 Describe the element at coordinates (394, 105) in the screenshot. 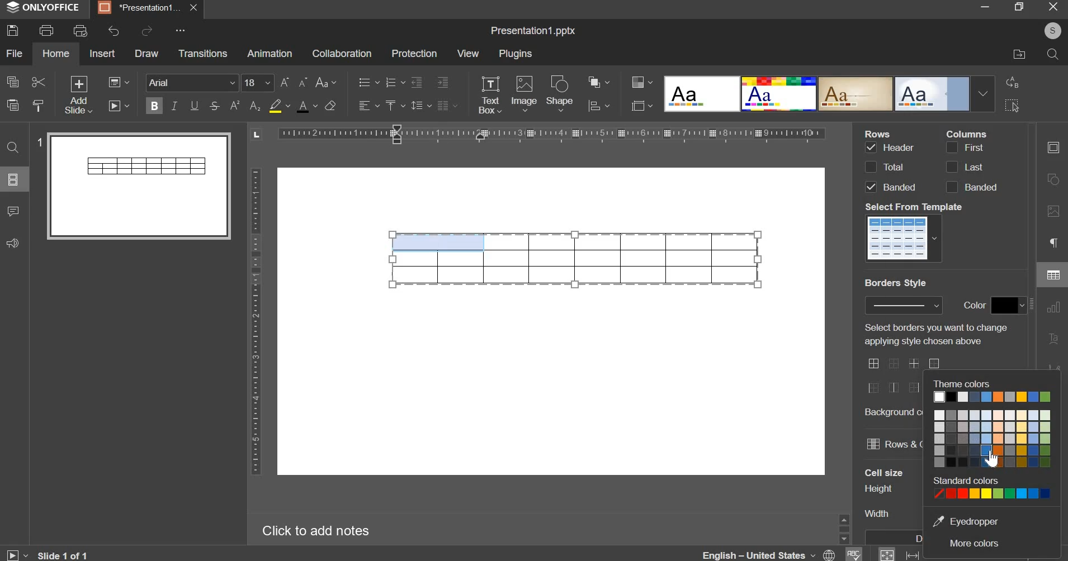

I see `vertical alignment` at that location.